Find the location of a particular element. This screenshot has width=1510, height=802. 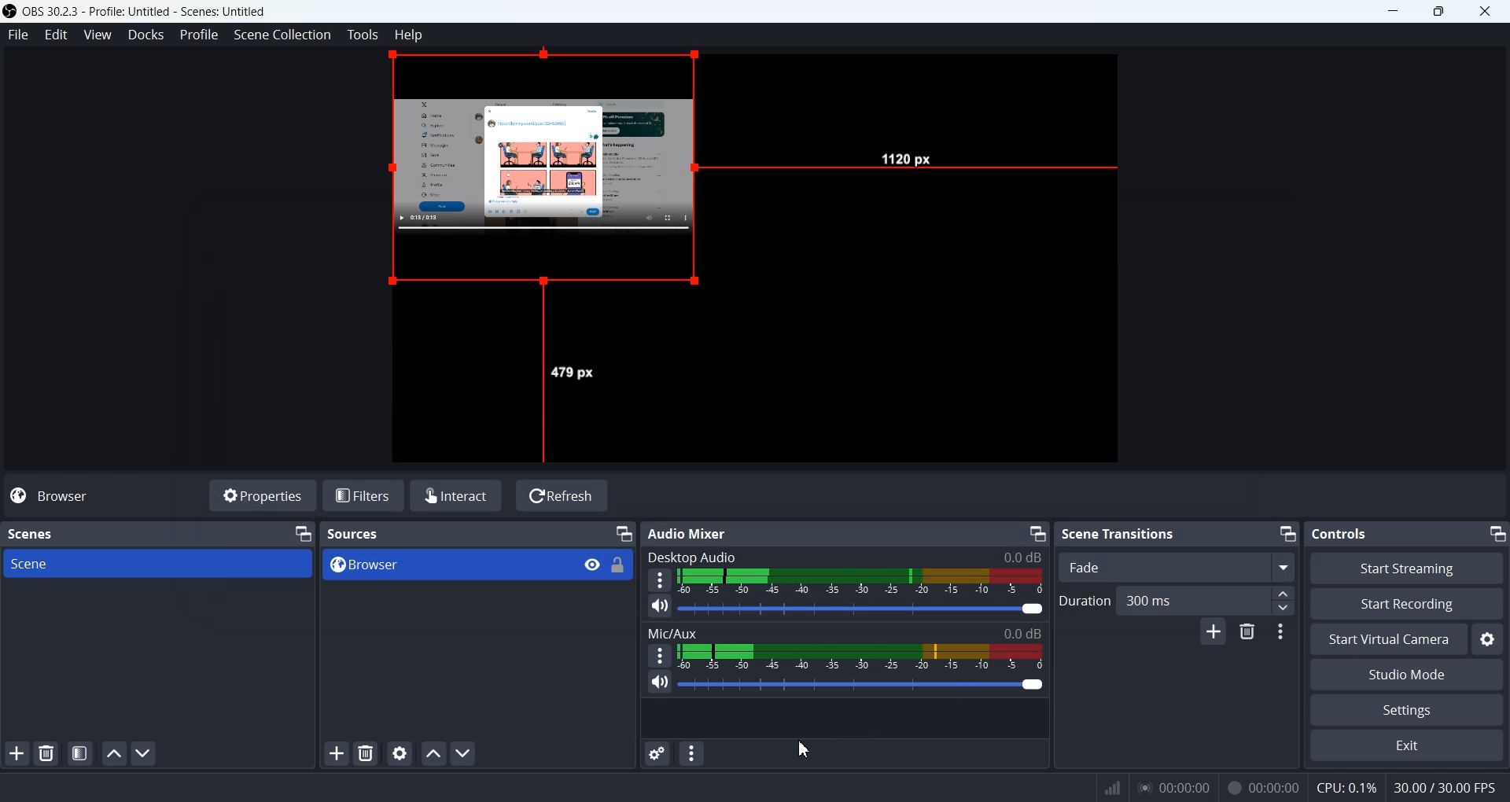

Minimize is located at coordinates (304, 533).